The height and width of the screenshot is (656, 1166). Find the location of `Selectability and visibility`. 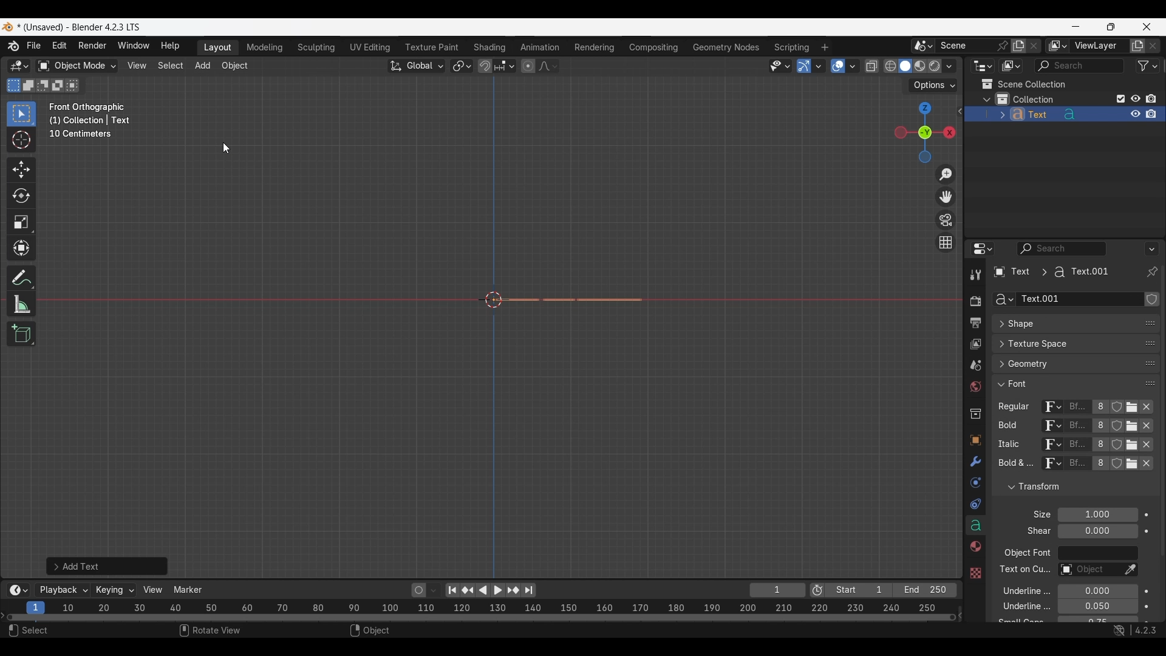

Selectability and visibility is located at coordinates (780, 66).